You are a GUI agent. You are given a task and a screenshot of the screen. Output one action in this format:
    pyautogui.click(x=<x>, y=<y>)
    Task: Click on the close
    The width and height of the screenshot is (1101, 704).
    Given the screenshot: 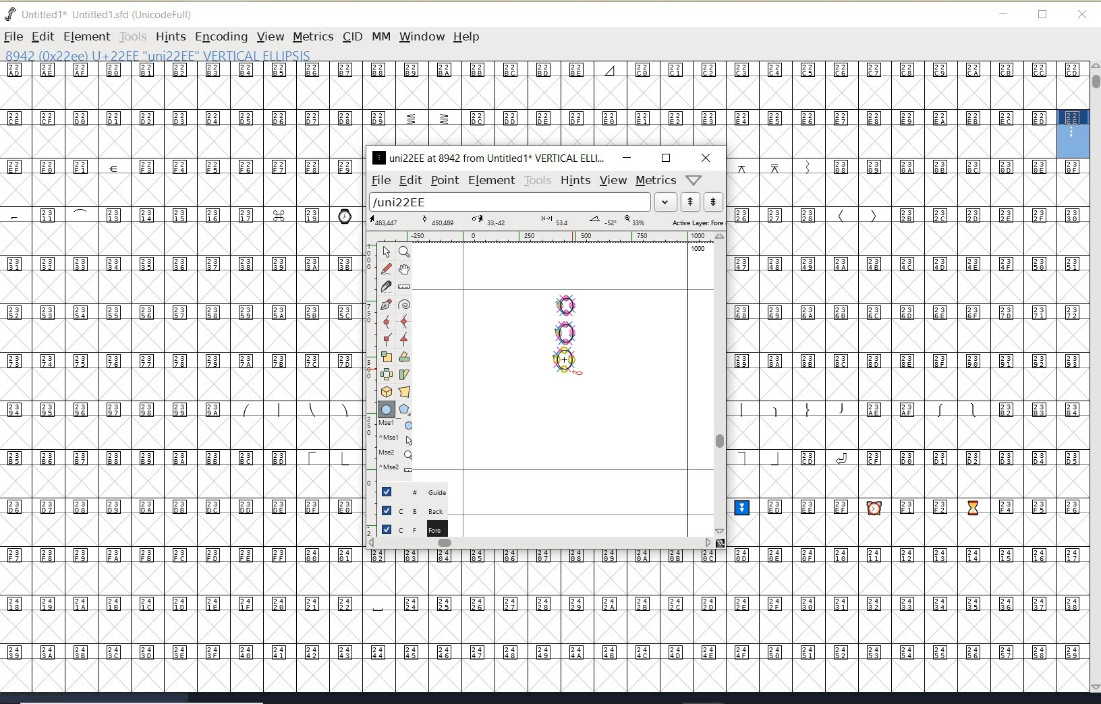 What is the action you would take?
    pyautogui.click(x=1082, y=15)
    